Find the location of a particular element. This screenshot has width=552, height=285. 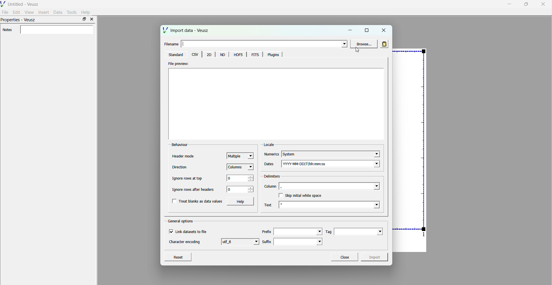

Prefix is located at coordinates (266, 232).